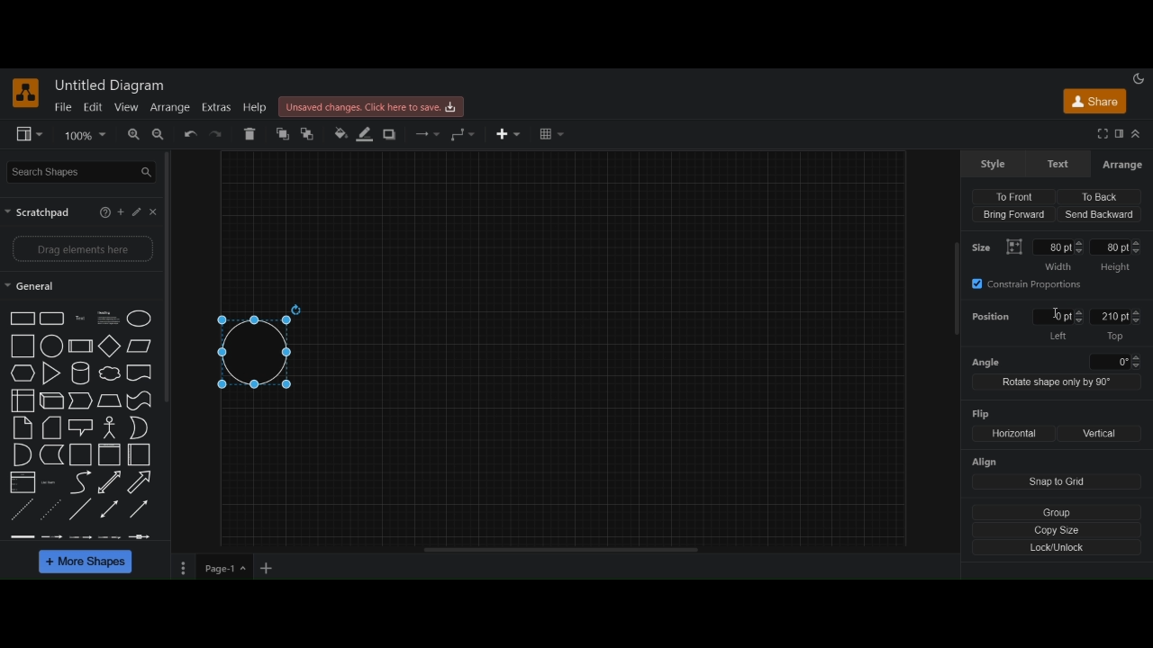 Image resolution: width=1153 pixels, height=648 pixels. What do you see at coordinates (268, 570) in the screenshot?
I see `insert page` at bounding box center [268, 570].